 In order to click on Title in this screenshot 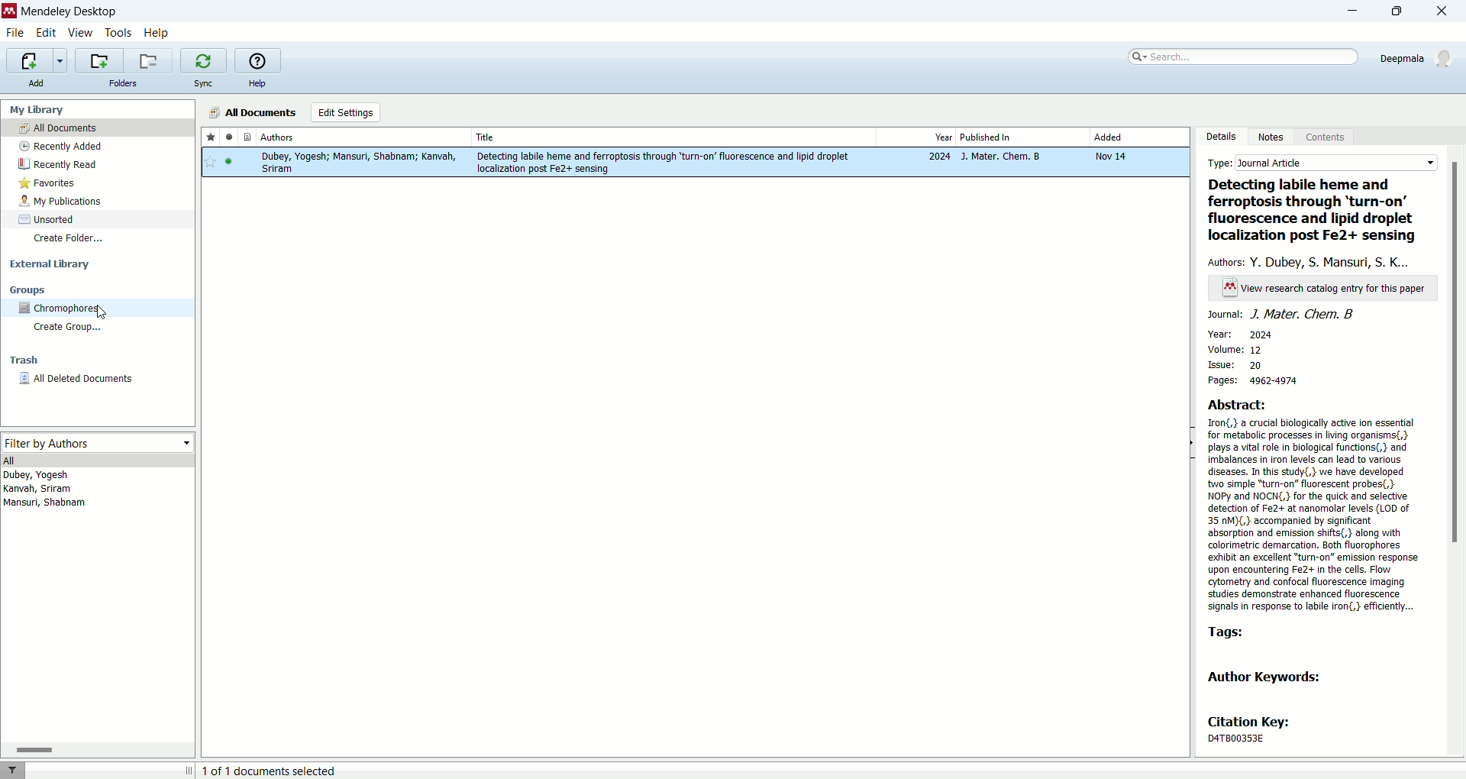, I will do `click(673, 137)`.